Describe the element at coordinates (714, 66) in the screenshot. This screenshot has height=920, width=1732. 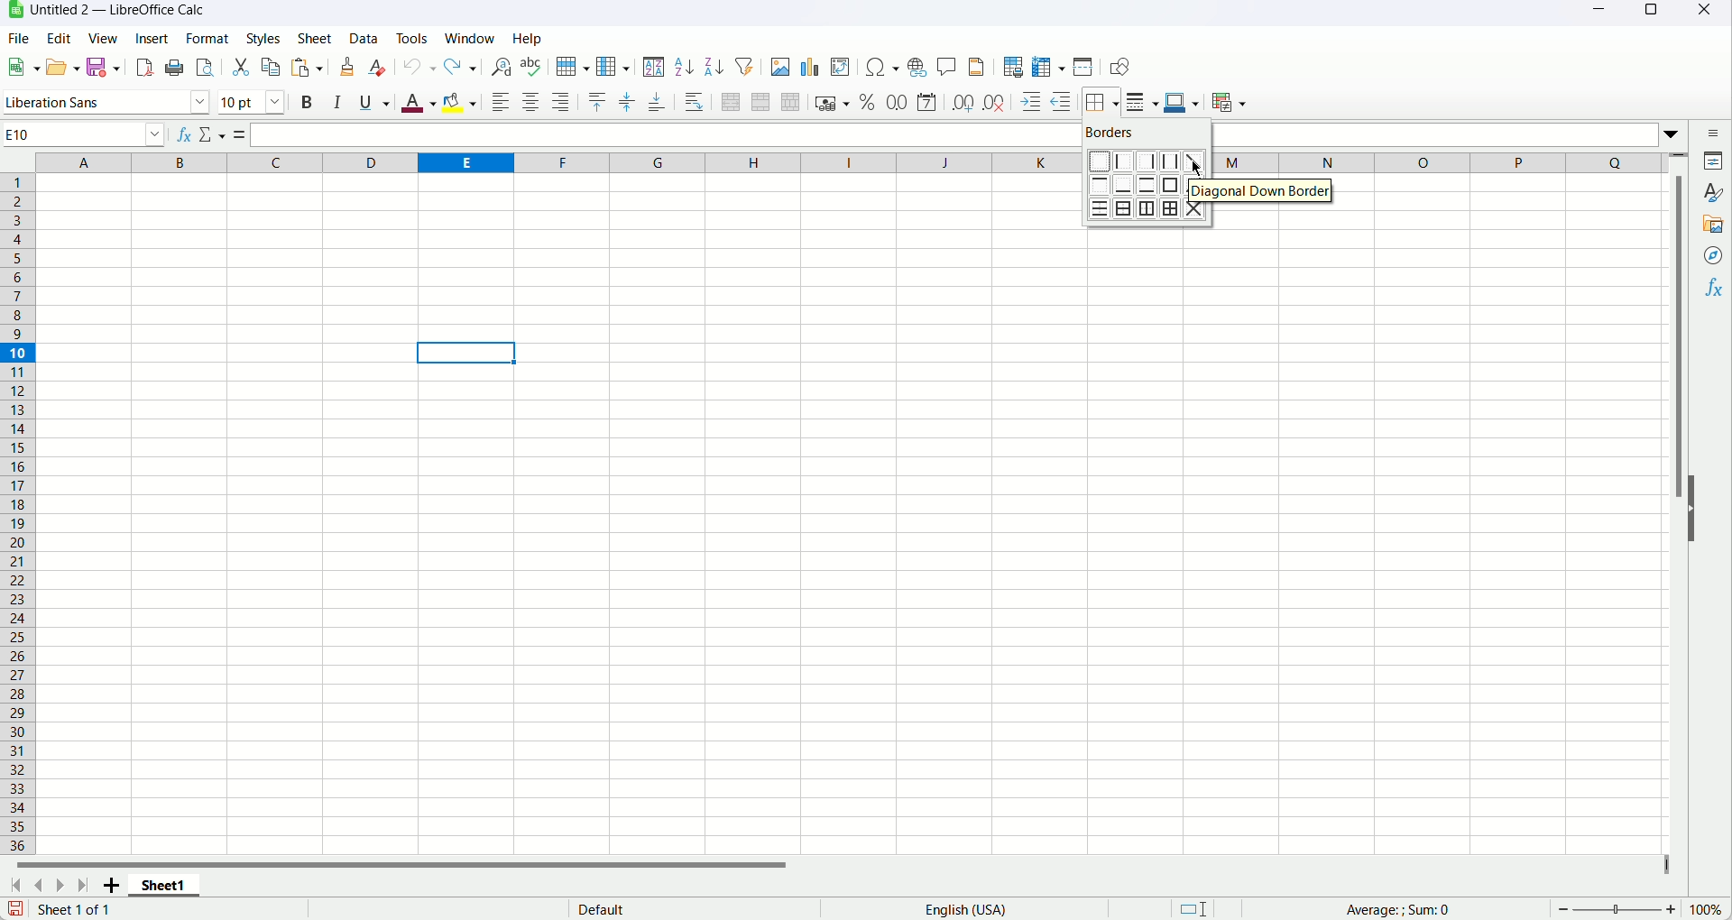
I see `Sort descending` at that location.